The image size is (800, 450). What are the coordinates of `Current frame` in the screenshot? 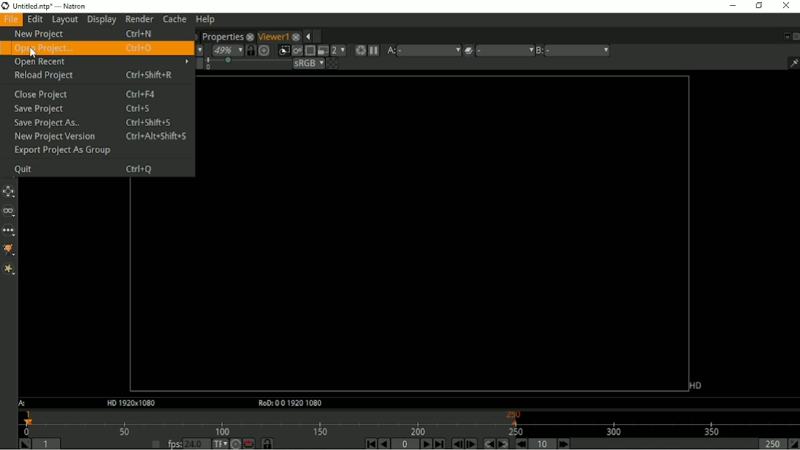 It's located at (406, 444).